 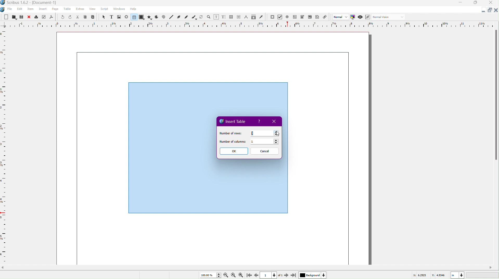 What do you see at coordinates (233, 274) in the screenshot?
I see `Zoom to 100%` at bounding box center [233, 274].